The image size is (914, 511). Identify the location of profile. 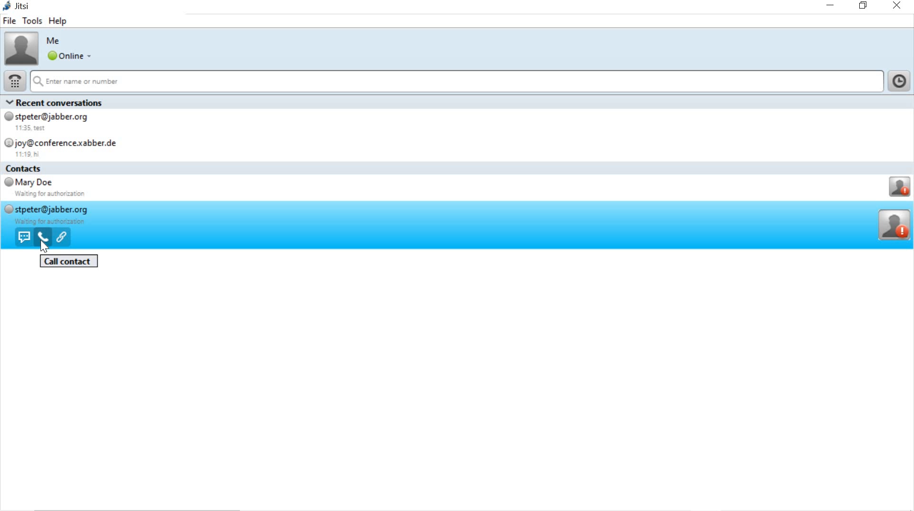
(895, 225).